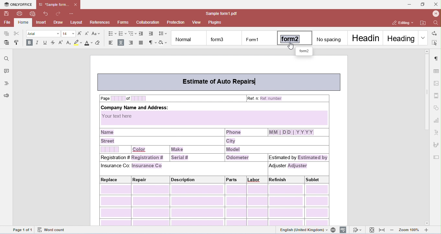 The width and height of the screenshot is (441, 234). Describe the element at coordinates (215, 22) in the screenshot. I see `plugins` at that location.